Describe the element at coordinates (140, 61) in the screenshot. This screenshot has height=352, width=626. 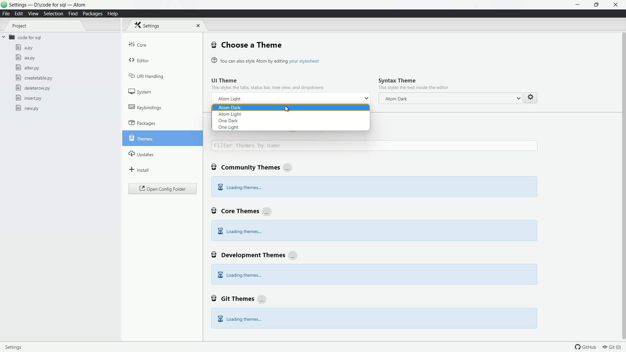
I see `editor` at that location.